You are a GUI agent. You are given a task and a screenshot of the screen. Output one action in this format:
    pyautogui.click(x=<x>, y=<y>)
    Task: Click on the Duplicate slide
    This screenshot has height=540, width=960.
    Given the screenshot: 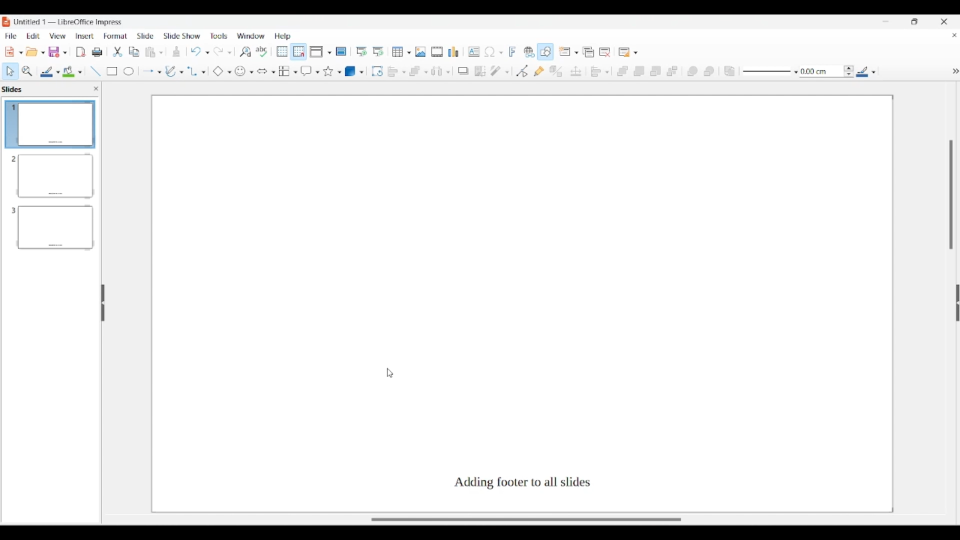 What is the action you would take?
    pyautogui.click(x=588, y=52)
    